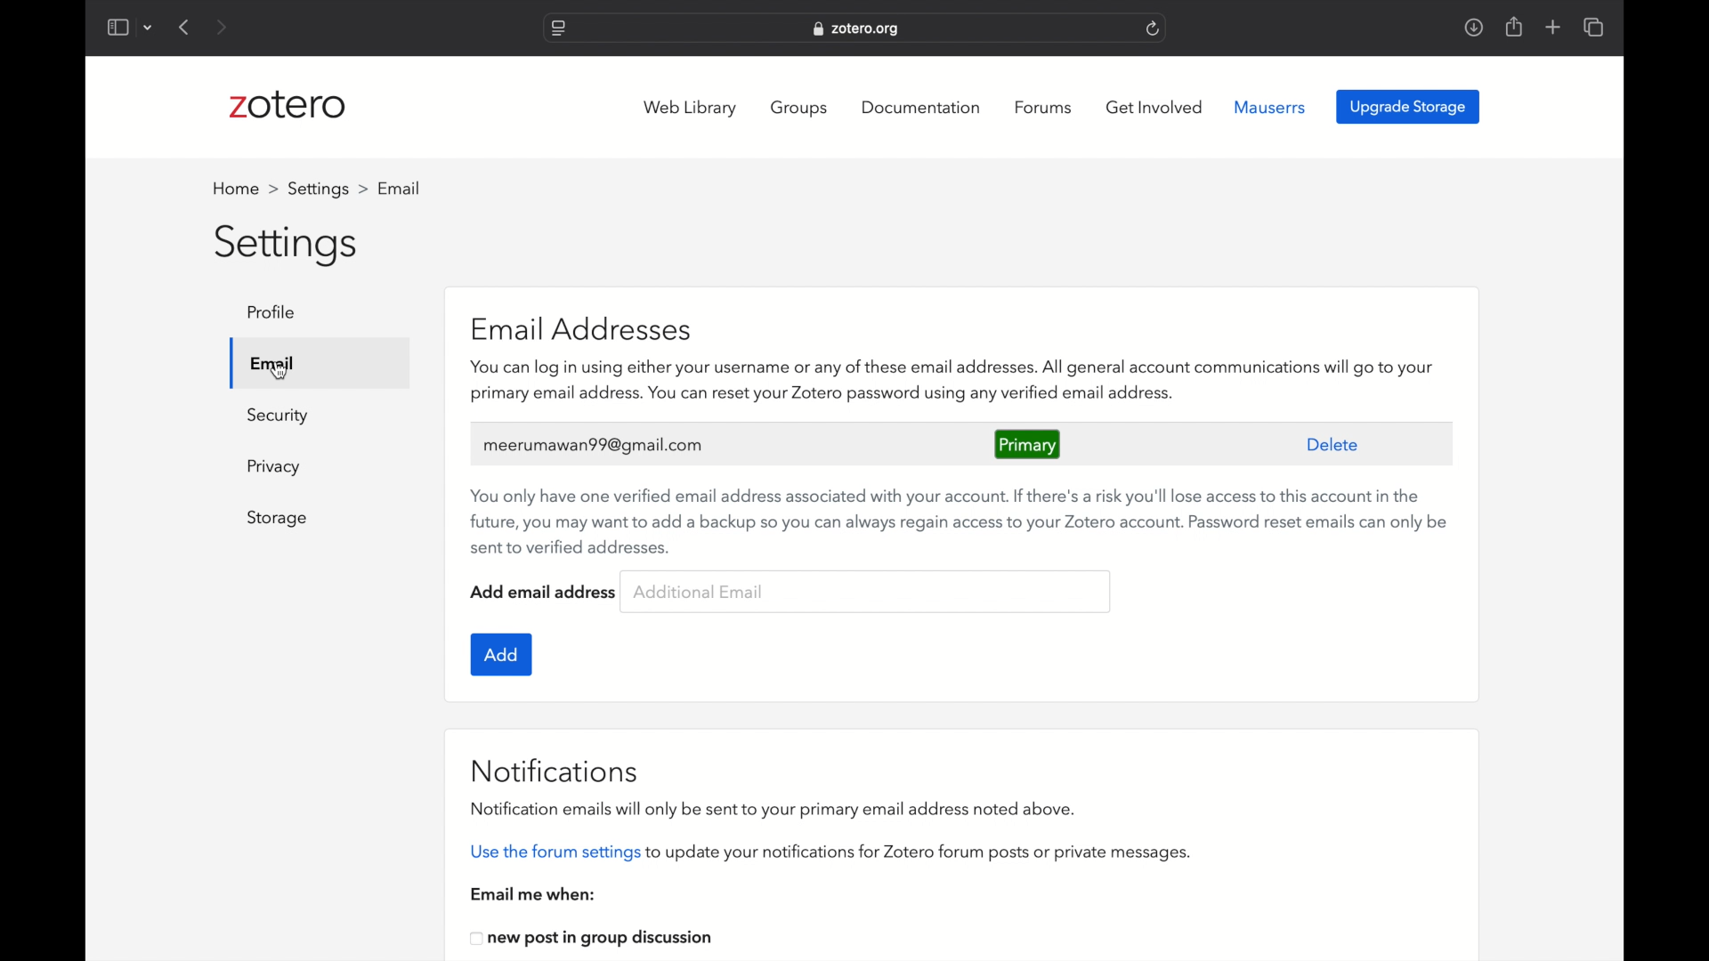  Describe the element at coordinates (544, 592) in the screenshot. I see `add email address` at that location.